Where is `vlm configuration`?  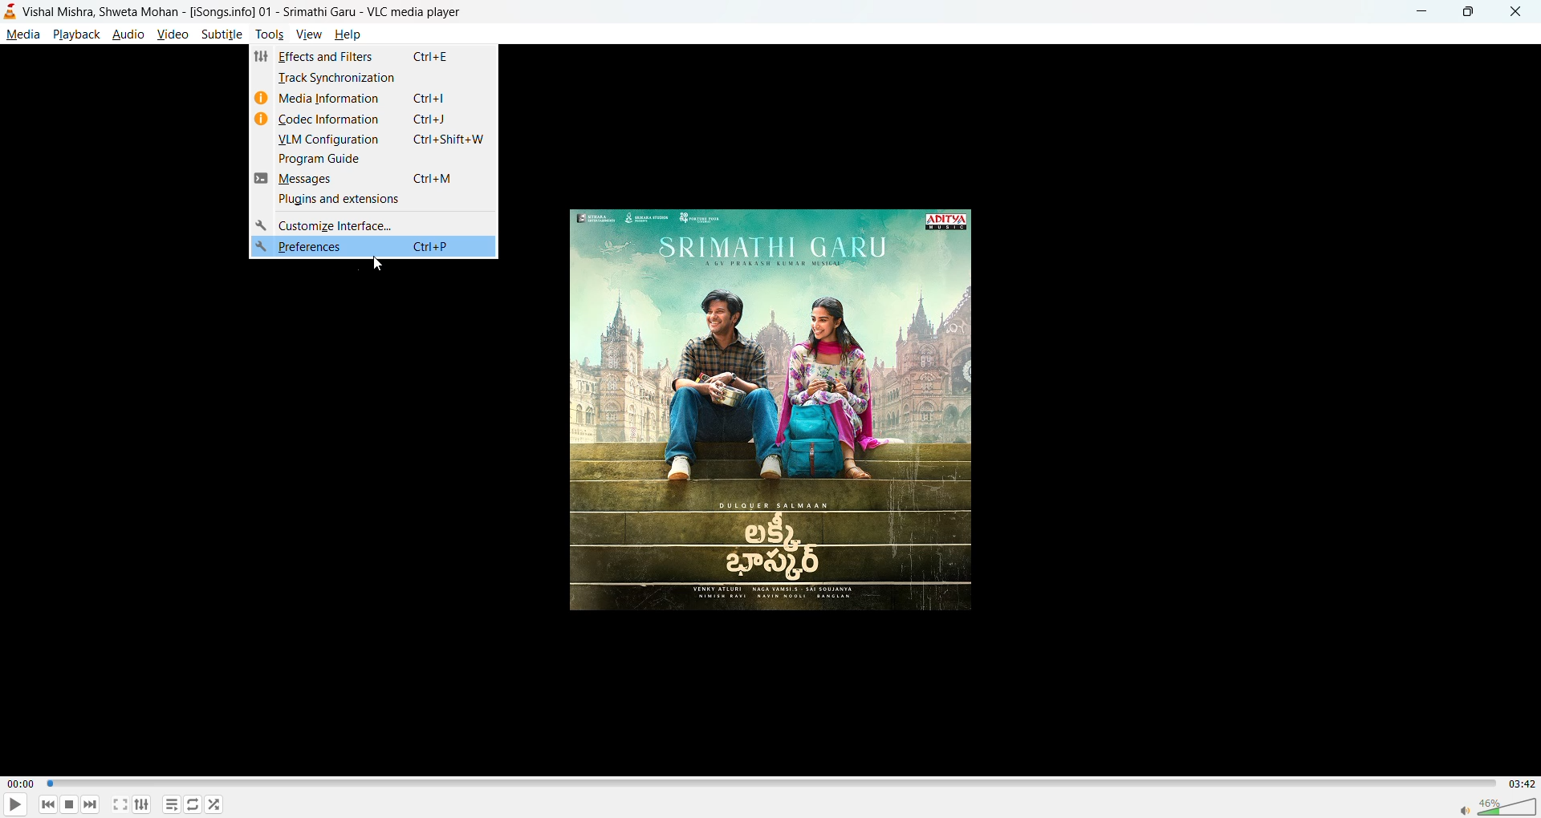
vlm configuration is located at coordinates (327, 140).